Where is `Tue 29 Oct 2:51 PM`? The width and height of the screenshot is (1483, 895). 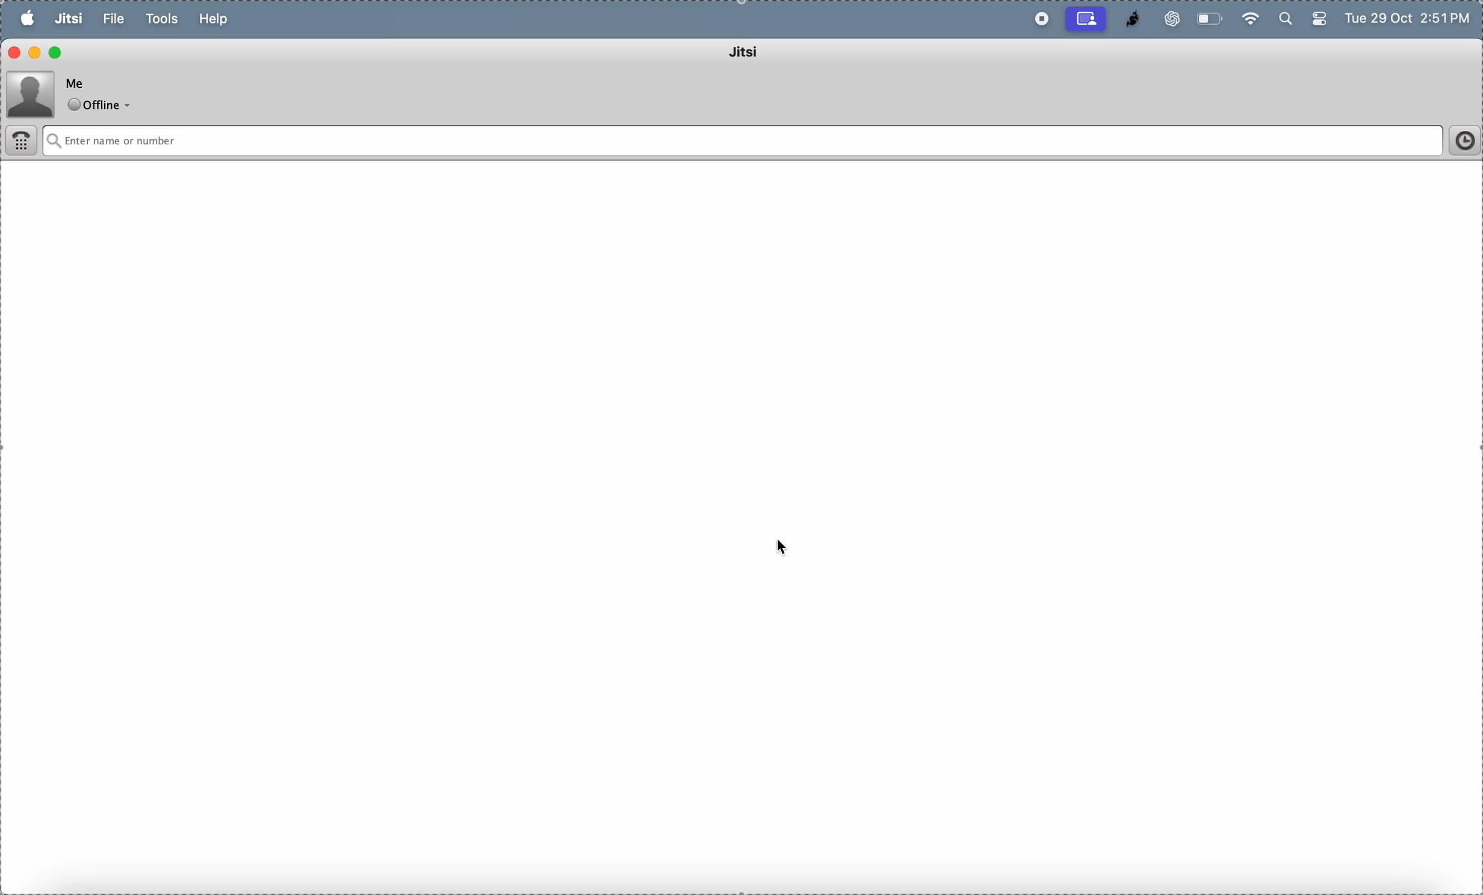
Tue 29 Oct 2:51 PM is located at coordinates (1410, 20).